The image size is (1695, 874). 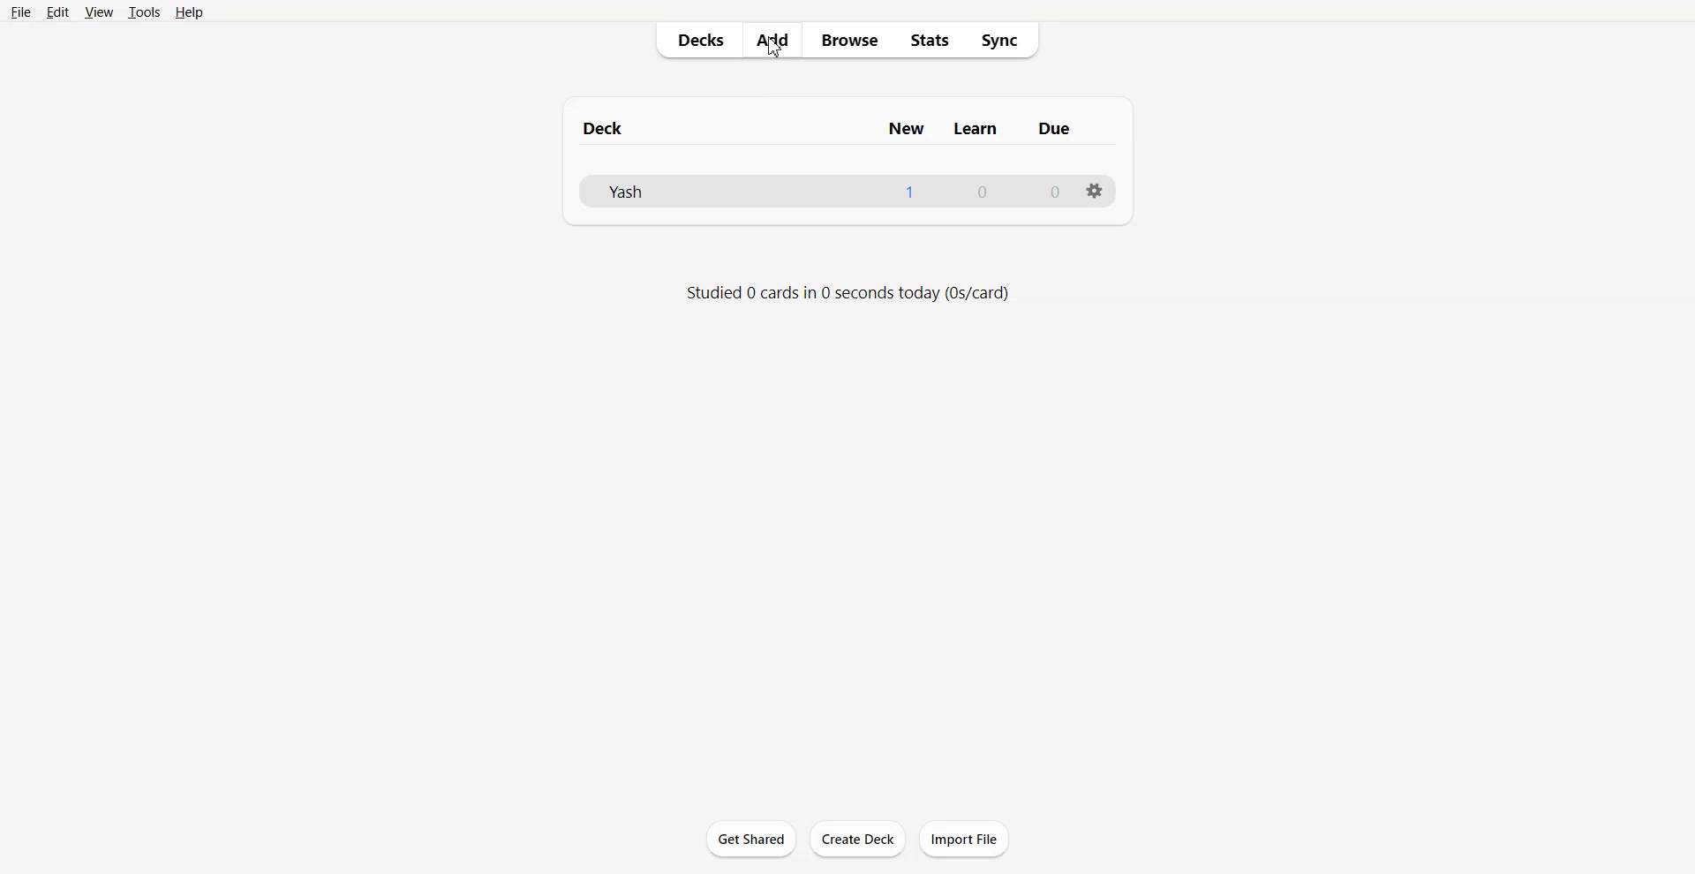 I want to click on 0, so click(x=1053, y=192).